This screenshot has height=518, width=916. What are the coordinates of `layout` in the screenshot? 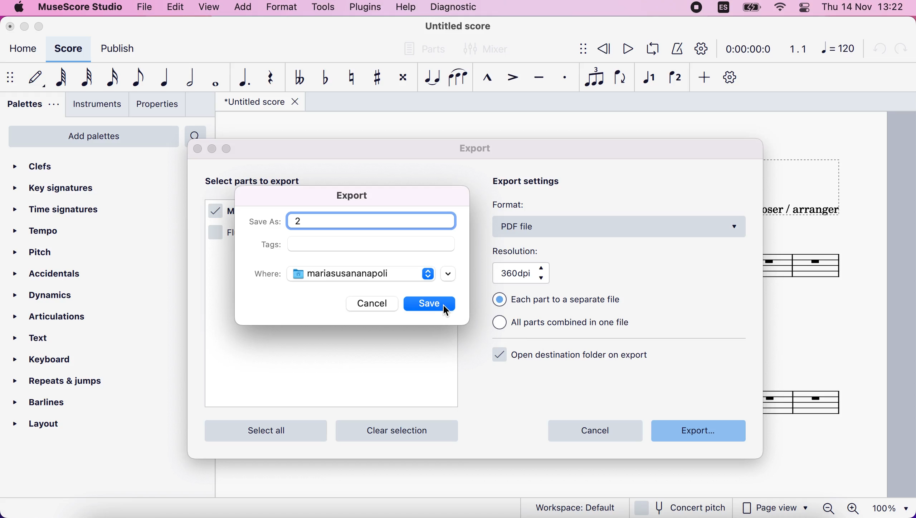 It's located at (49, 425).